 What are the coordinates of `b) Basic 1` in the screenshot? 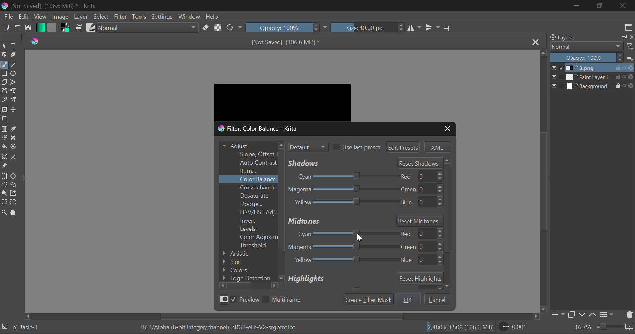 It's located at (28, 328).